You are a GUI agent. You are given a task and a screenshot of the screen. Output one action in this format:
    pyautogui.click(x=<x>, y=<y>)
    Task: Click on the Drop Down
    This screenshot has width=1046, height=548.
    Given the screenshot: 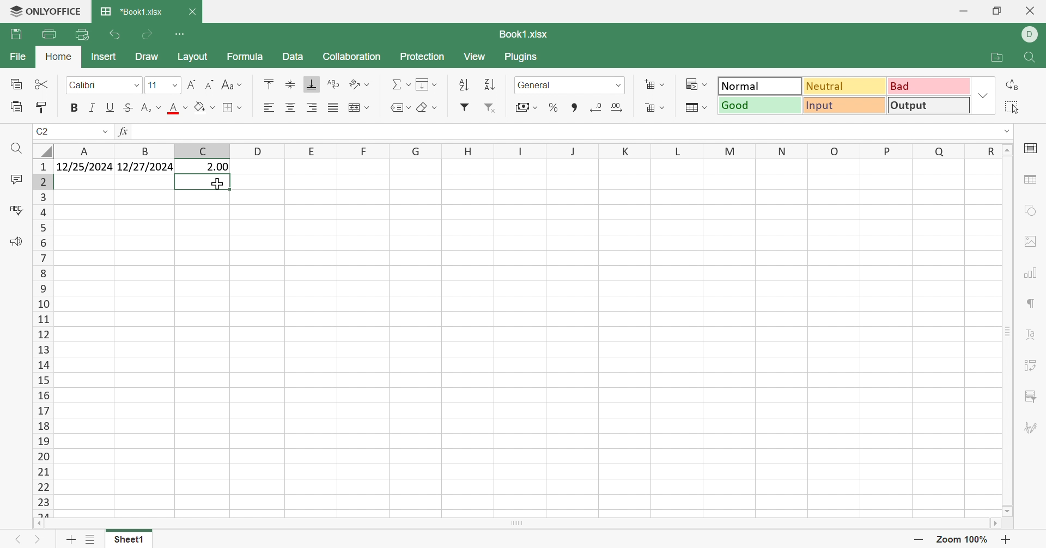 What is the action you would take?
    pyautogui.click(x=175, y=86)
    